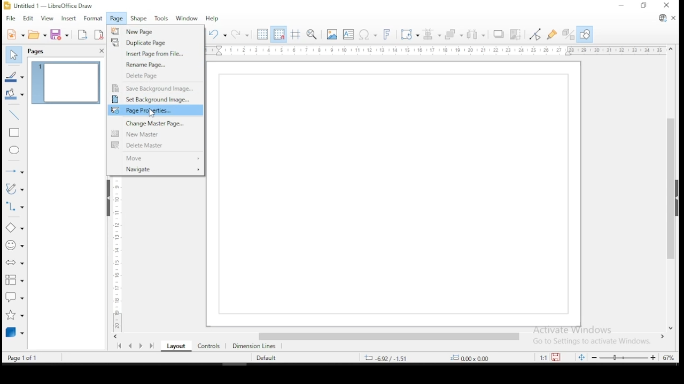  What do you see at coordinates (537, 34) in the screenshot?
I see `toggle point edit mode` at bounding box center [537, 34].